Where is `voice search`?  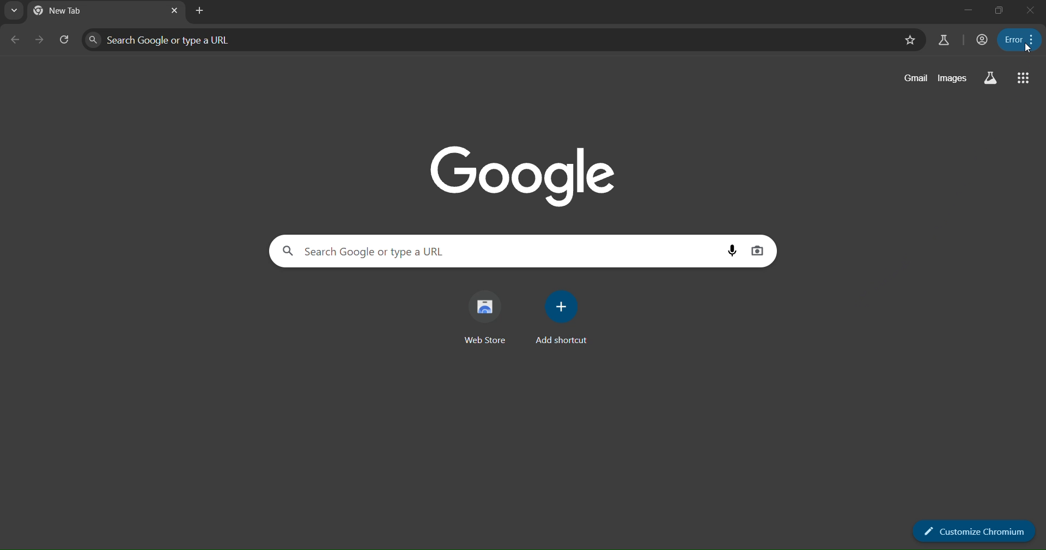 voice search is located at coordinates (733, 250).